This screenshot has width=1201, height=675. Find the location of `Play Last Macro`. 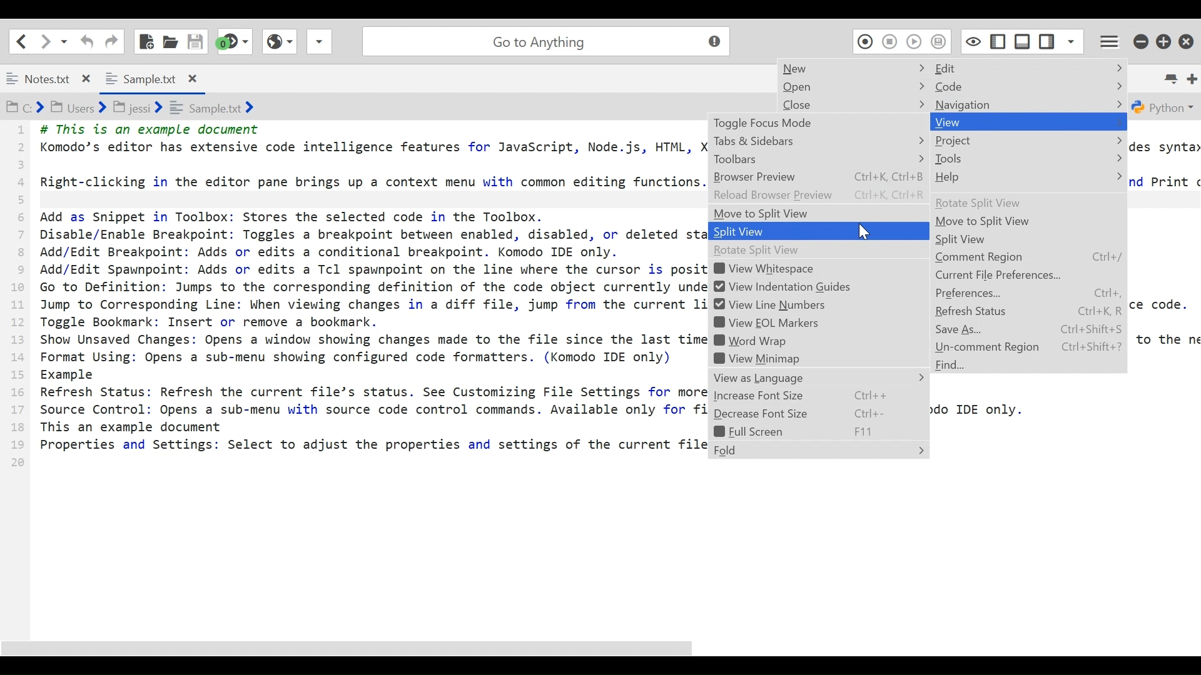

Play Last Macro is located at coordinates (915, 41).